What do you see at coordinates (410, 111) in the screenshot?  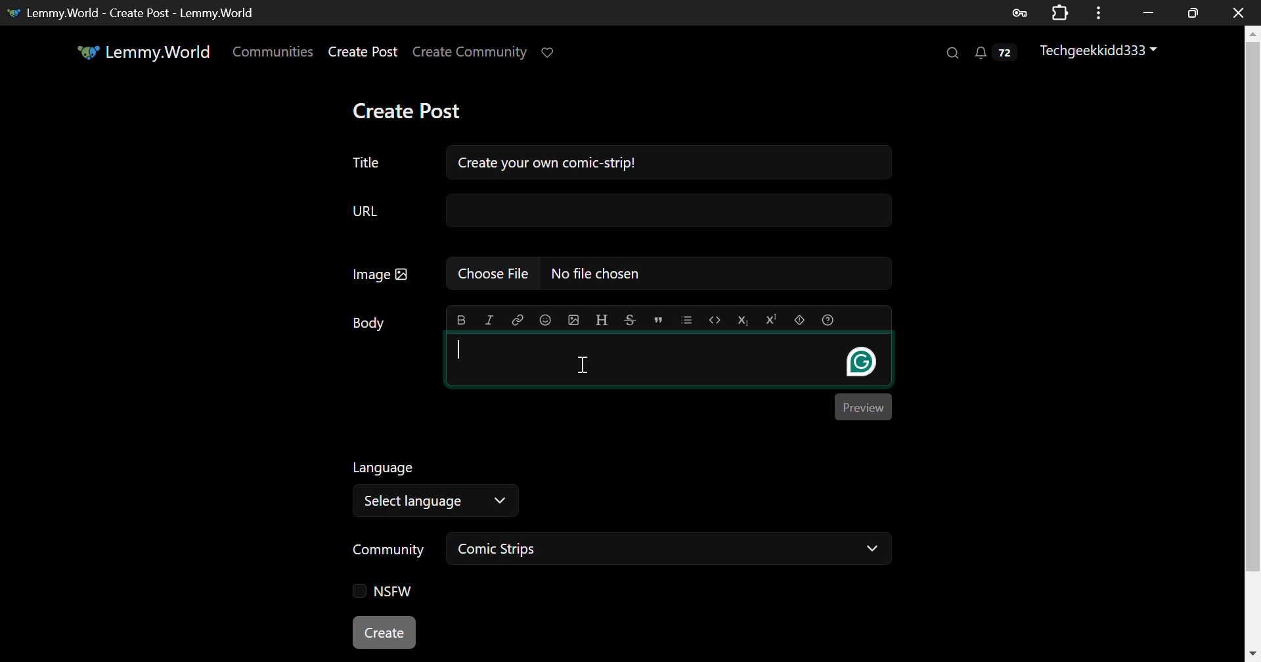 I see `Create Post` at bounding box center [410, 111].